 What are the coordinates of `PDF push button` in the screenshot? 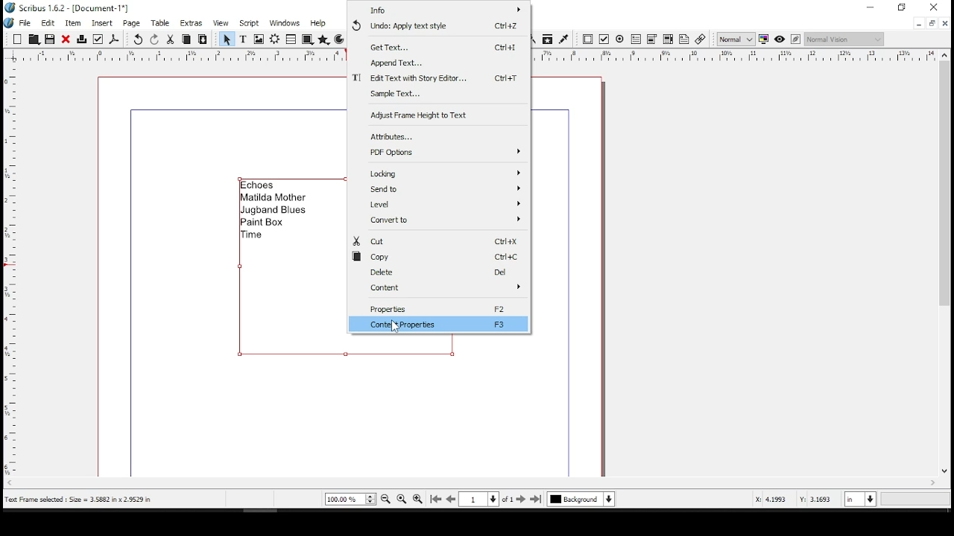 It's located at (588, 39).